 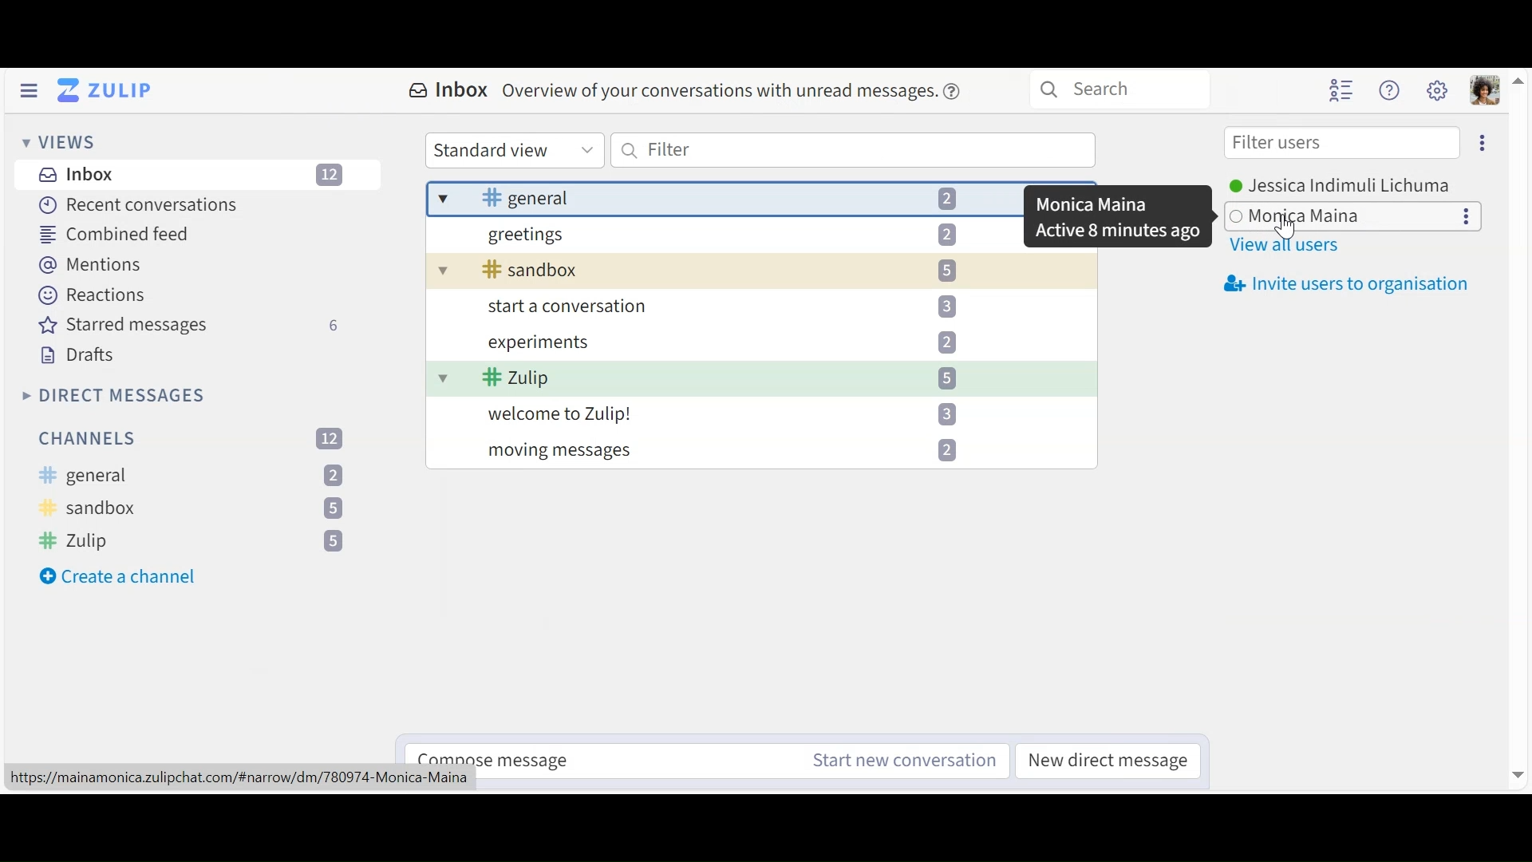 I want to click on View all users, so click(x=1297, y=243).